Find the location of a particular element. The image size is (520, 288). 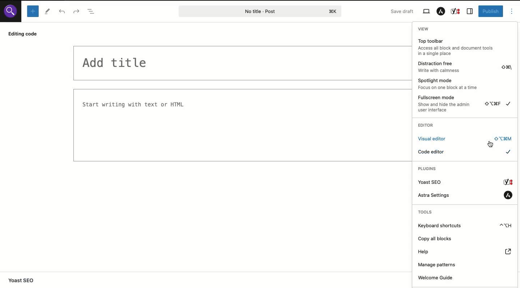

View is located at coordinates (426, 12).